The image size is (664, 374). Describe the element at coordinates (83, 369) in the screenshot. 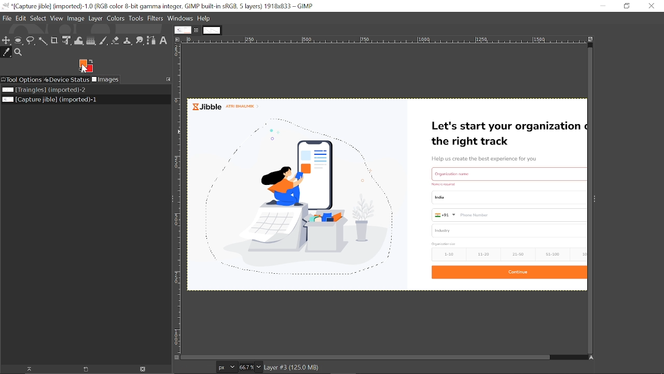

I see `Create a new display for this image` at that location.